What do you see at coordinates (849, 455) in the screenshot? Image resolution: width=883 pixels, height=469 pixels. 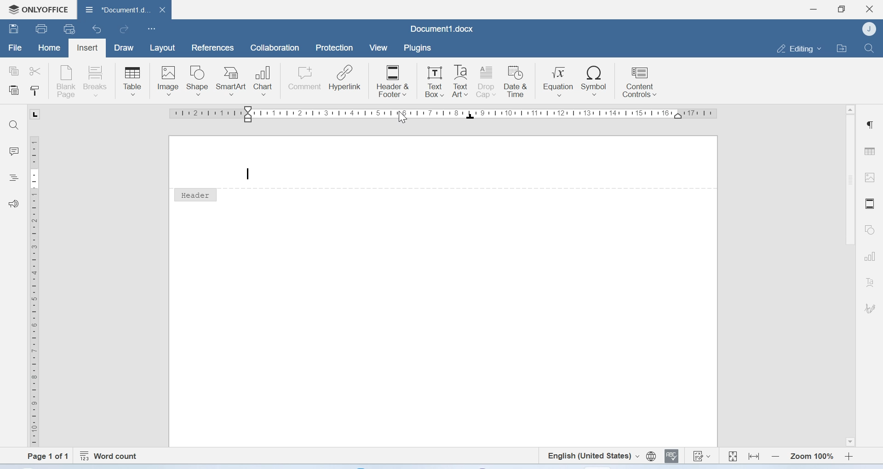 I see `Zoom in` at bounding box center [849, 455].